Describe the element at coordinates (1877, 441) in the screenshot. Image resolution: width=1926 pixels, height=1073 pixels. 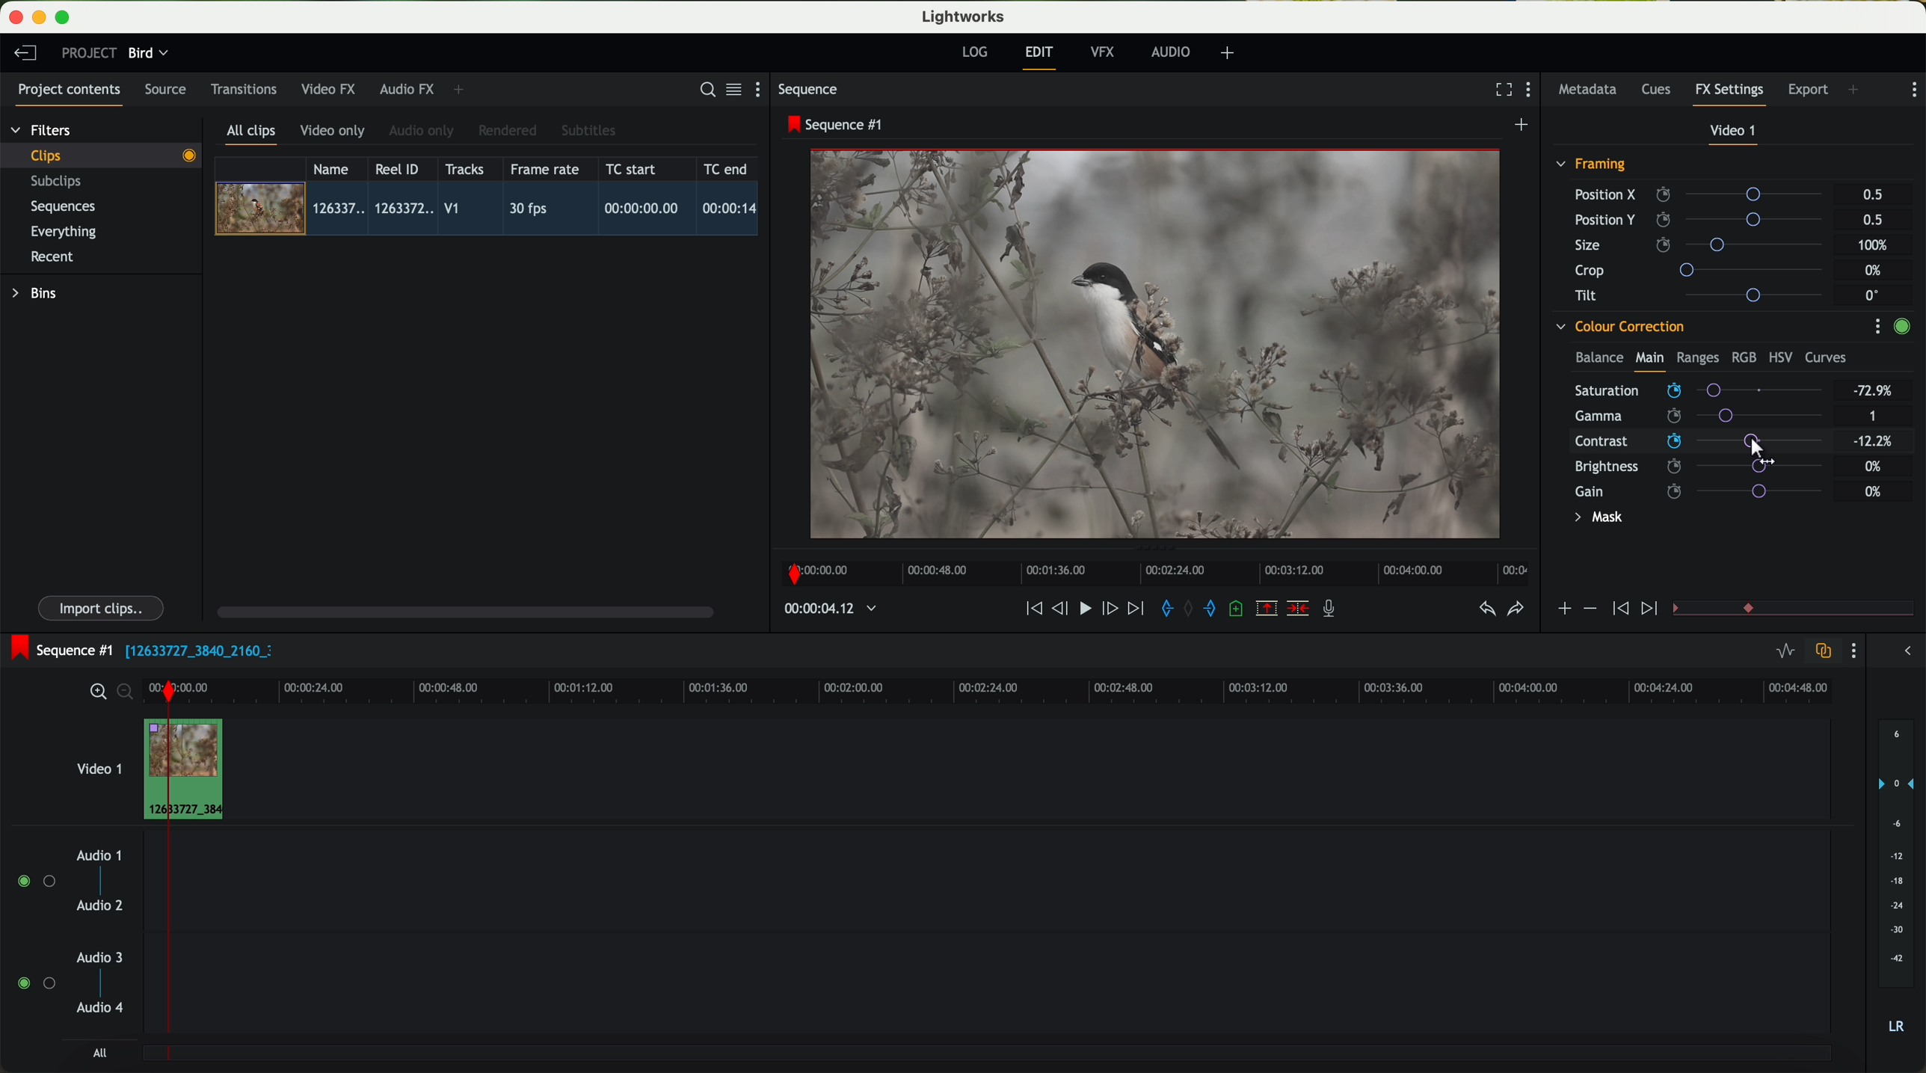
I see `40.1%` at that location.